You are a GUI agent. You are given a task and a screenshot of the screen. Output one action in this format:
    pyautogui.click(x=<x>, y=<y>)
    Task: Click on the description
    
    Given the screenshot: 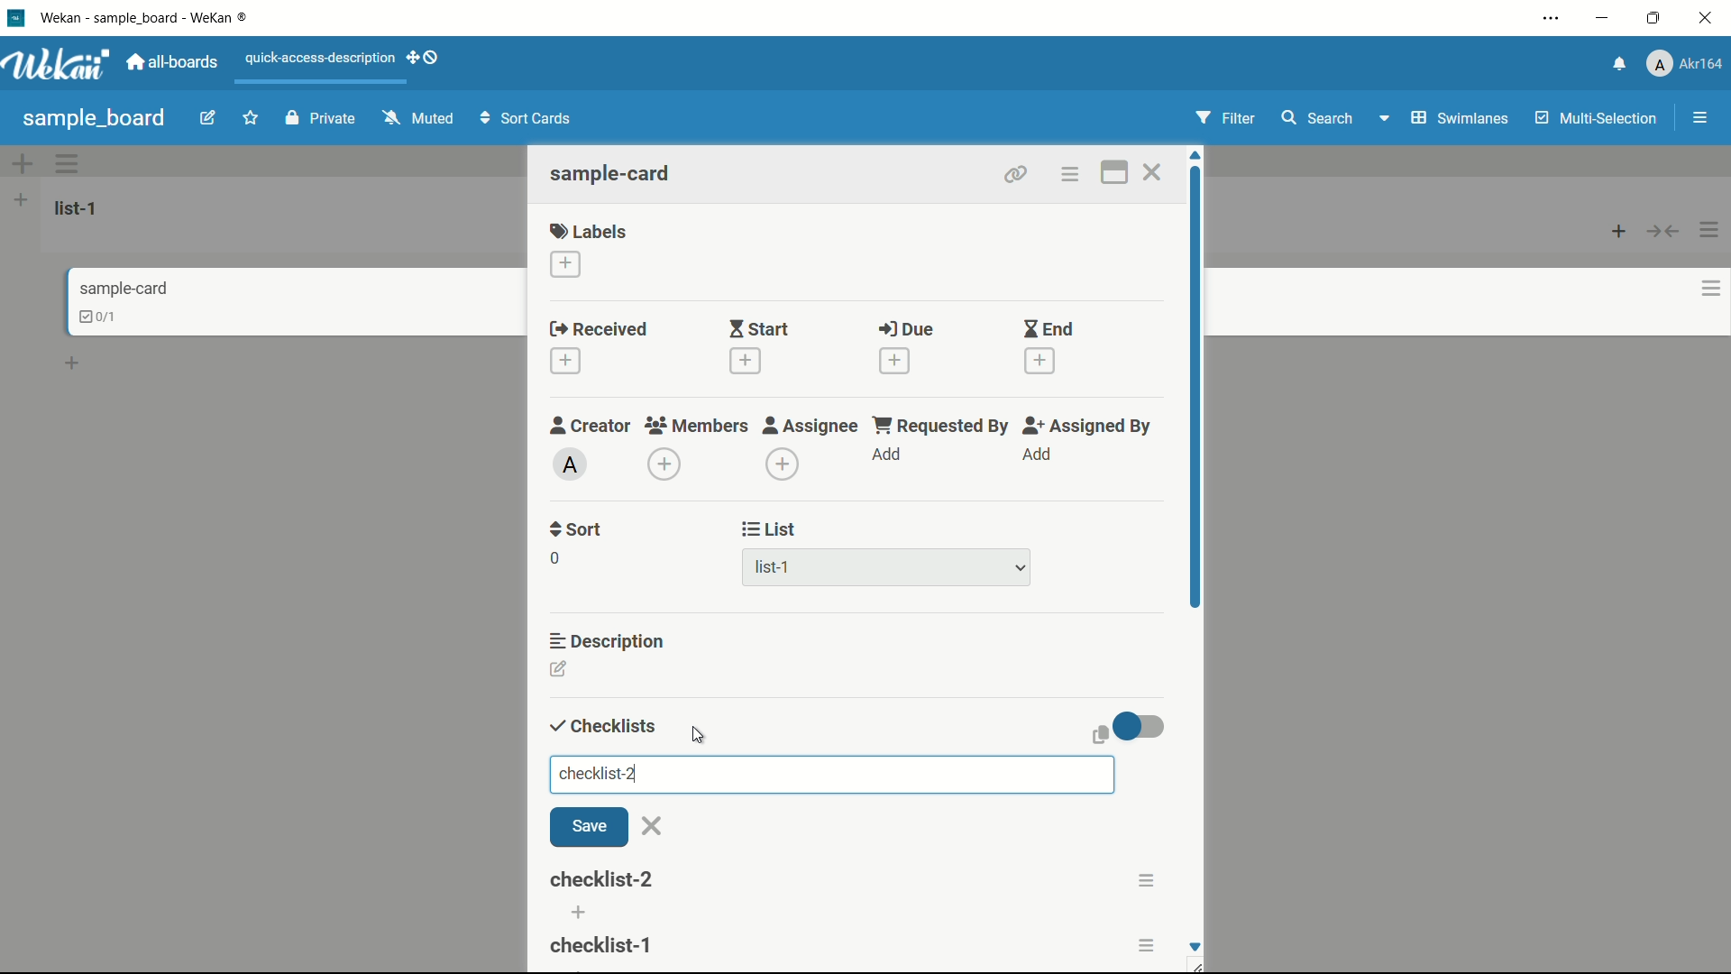 What is the action you would take?
    pyautogui.click(x=609, y=639)
    